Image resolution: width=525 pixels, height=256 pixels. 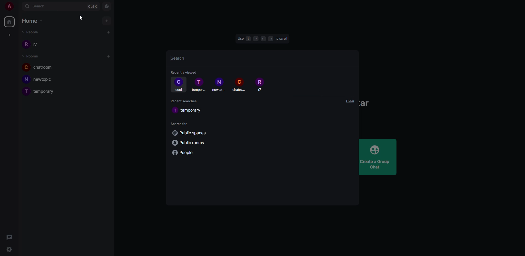 I want to click on threads, so click(x=9, y=237).